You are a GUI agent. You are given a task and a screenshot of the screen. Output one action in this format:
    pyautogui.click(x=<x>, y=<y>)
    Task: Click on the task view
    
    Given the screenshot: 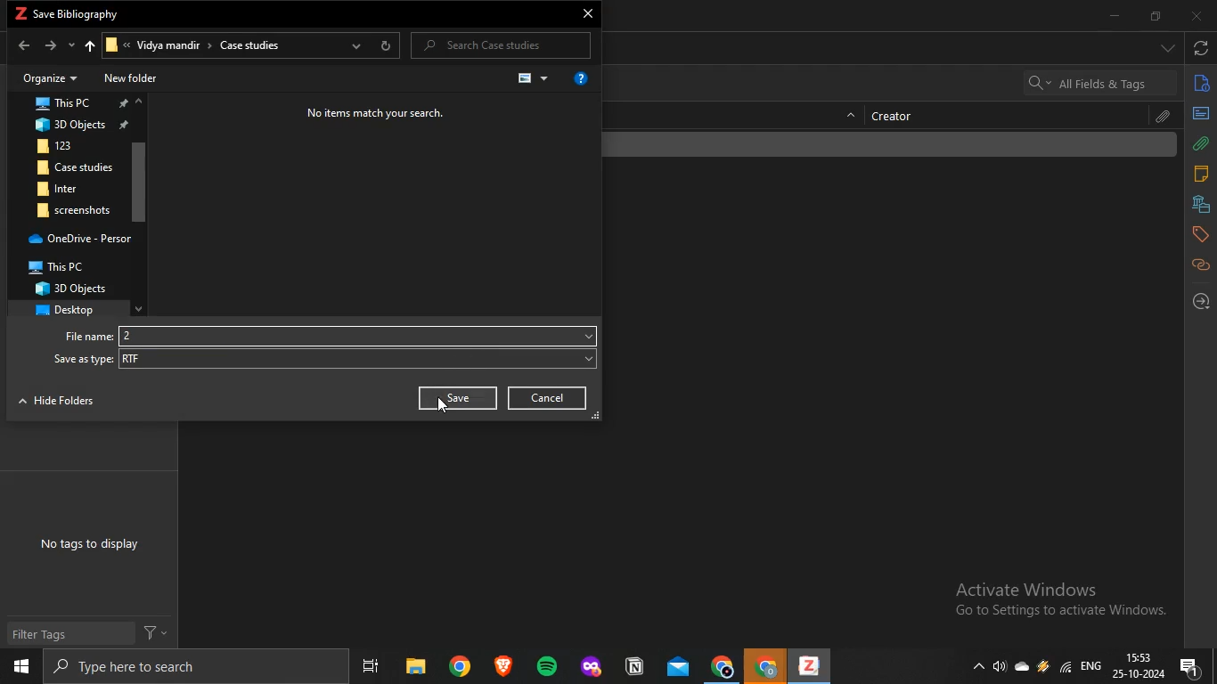 What is the action you would take?
    pyautogui.click(x=370, y=666)
    